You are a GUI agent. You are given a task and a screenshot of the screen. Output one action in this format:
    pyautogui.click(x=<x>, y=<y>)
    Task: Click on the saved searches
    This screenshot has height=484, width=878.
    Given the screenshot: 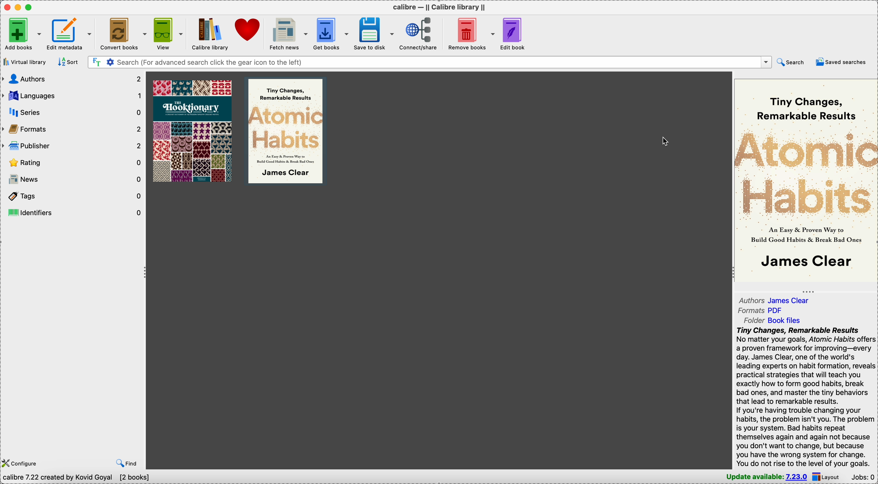 What is the action you would take?
    pyautogui.click(x=841, y=61)
    